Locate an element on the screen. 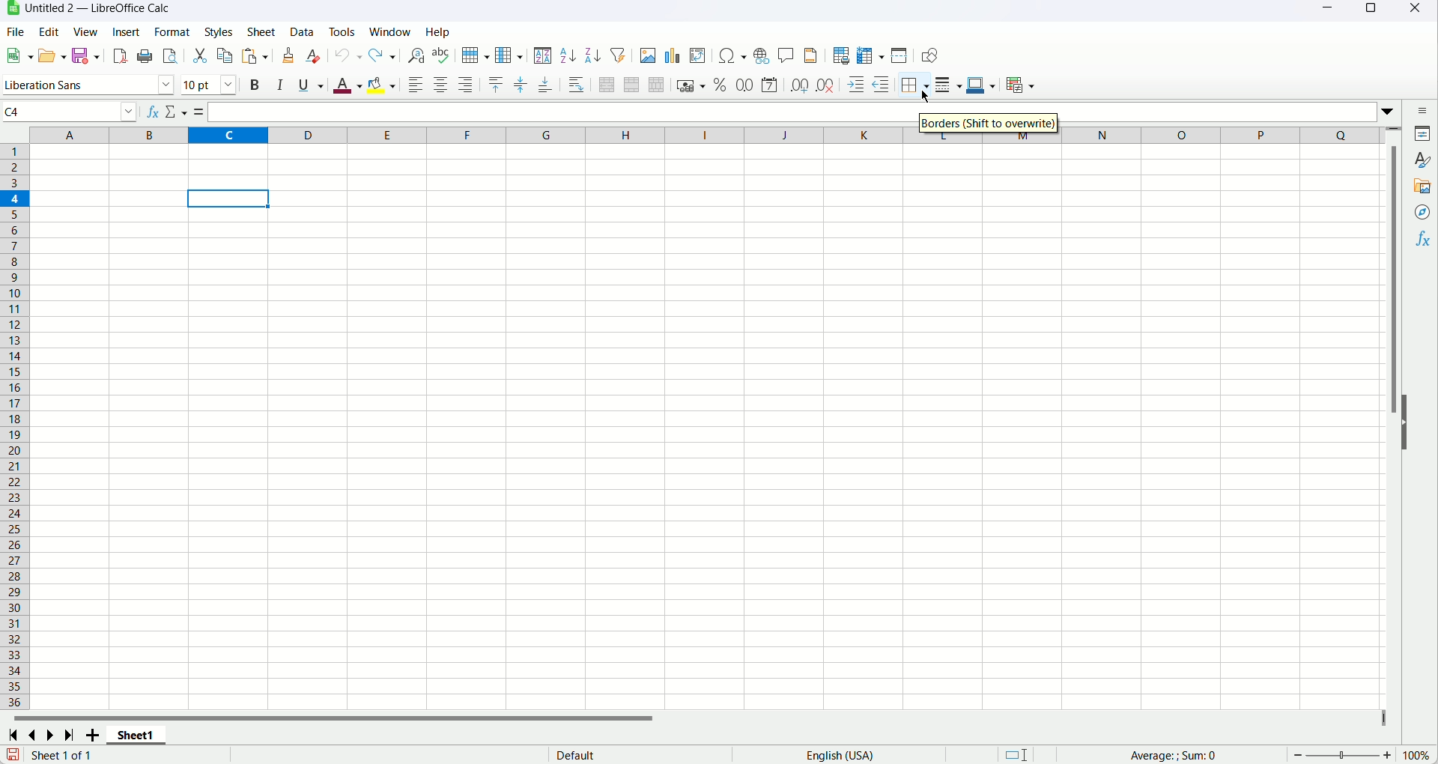  Help is located at coordinates (438, 32).